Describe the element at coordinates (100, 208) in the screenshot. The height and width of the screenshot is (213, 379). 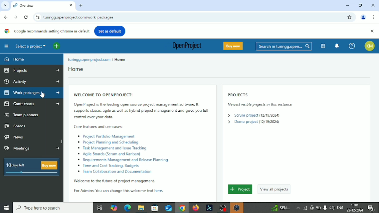
I see `Task view` at that location.